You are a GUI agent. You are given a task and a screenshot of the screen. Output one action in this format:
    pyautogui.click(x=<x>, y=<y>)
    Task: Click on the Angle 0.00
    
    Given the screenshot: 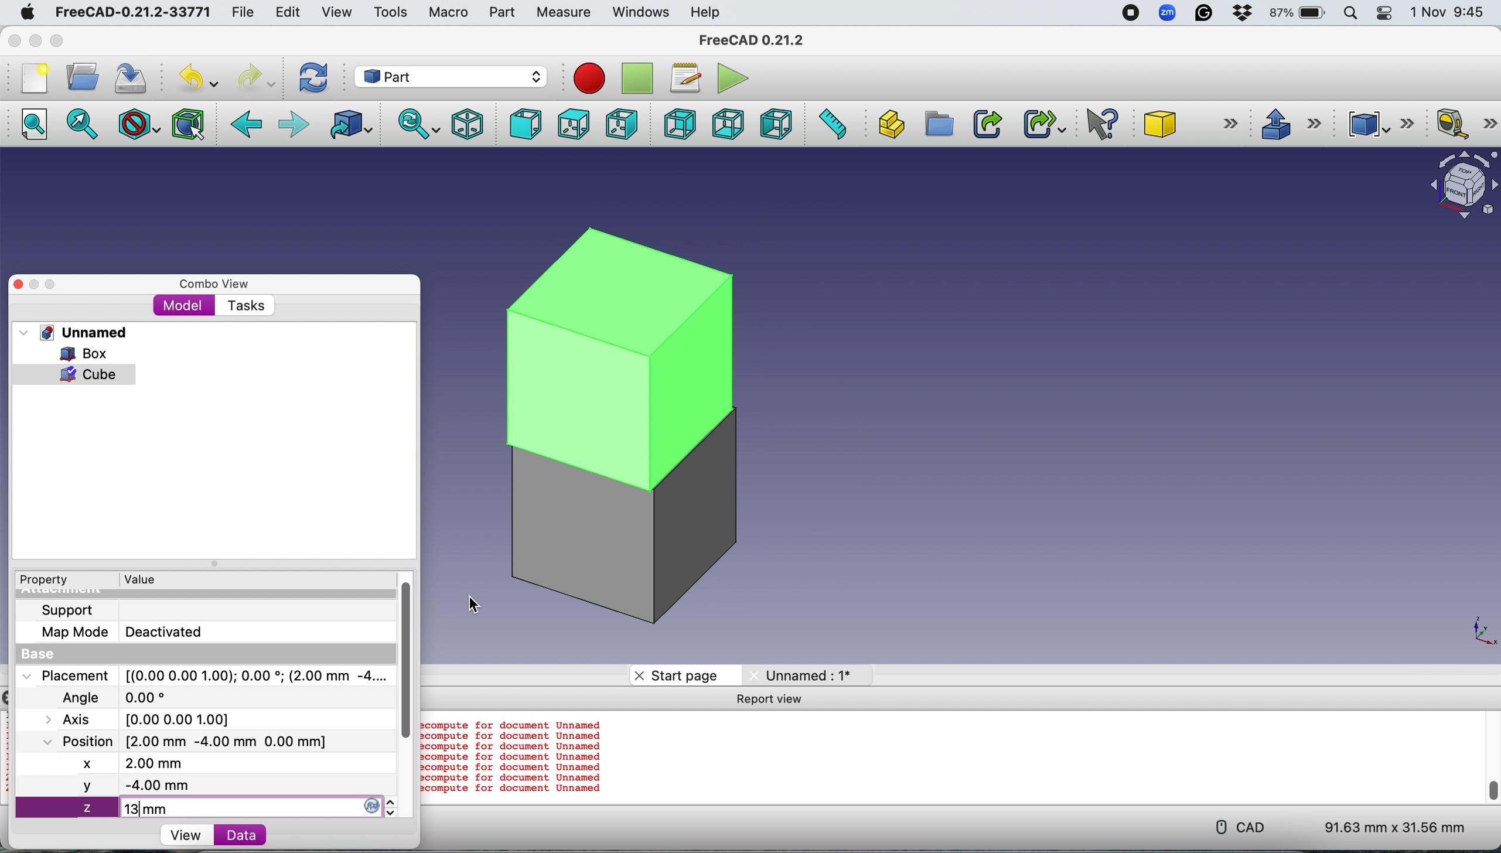 What is the action you would take?
    pyautogui.click(x=122, y=698)
    